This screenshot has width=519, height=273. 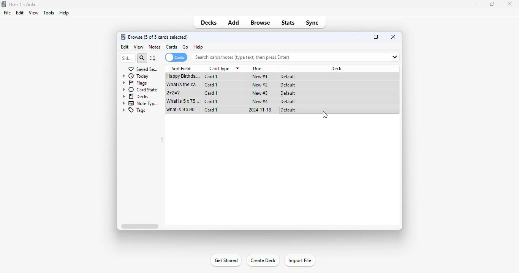 I want to click on select, so click(x=153, y=58).